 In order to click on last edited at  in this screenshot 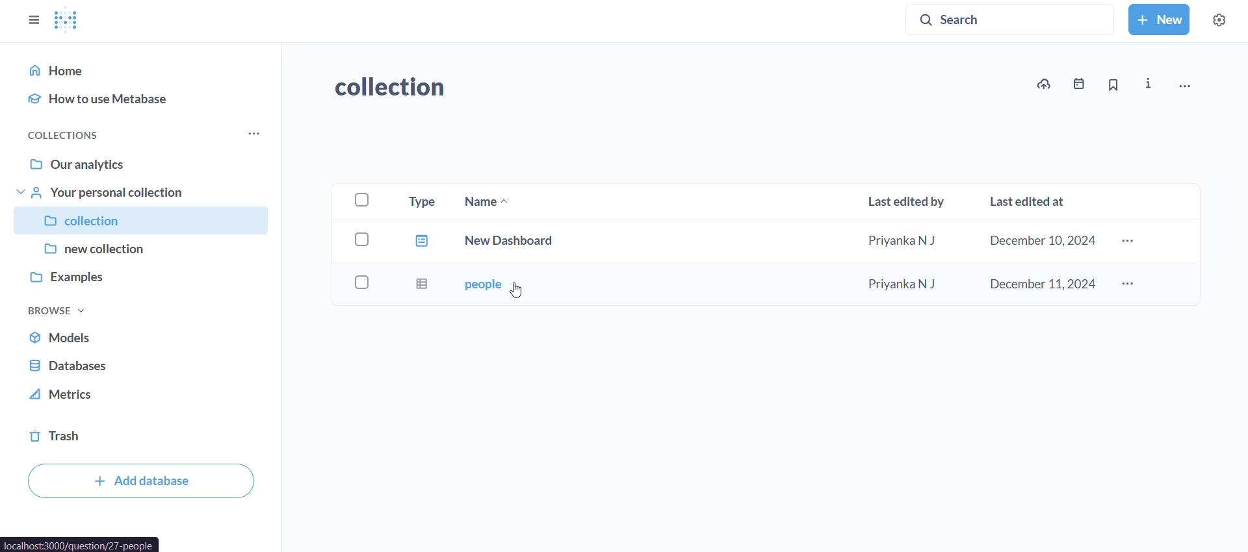, I will do `click(1035, 203)`.